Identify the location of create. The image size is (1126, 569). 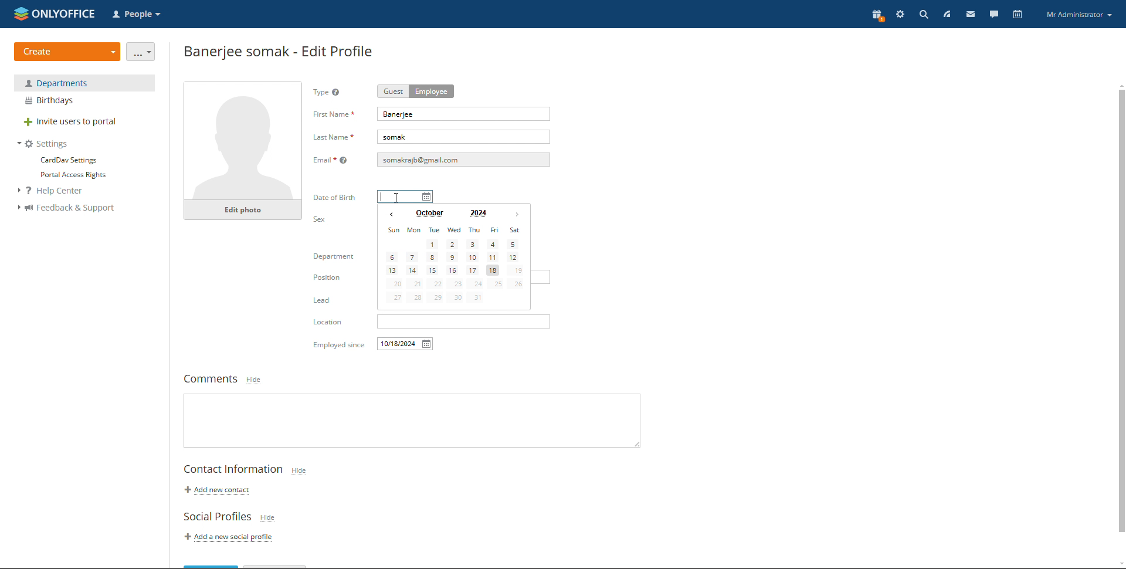
(67, 52).